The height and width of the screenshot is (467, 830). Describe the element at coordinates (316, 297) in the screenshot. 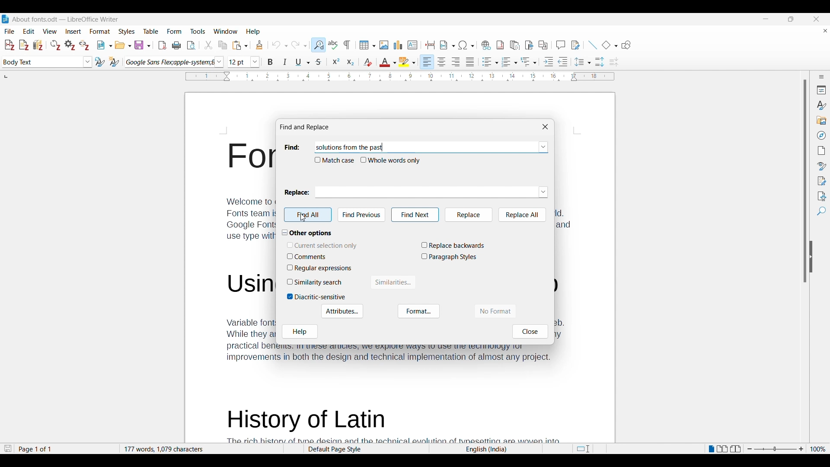

I see `Toggle for Diacritic-sensitive` at that location.